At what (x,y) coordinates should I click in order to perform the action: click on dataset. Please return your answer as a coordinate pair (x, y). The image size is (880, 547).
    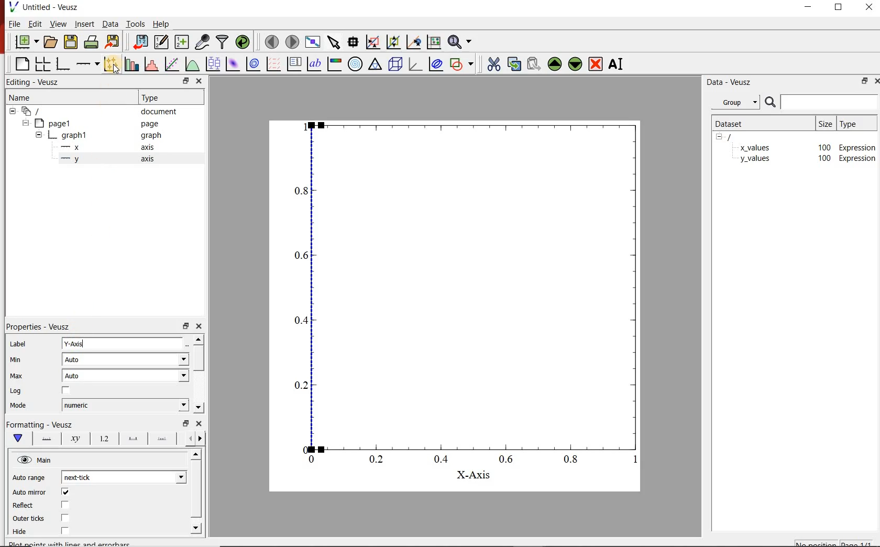
    Looking at the image, I should click on (737, 124).